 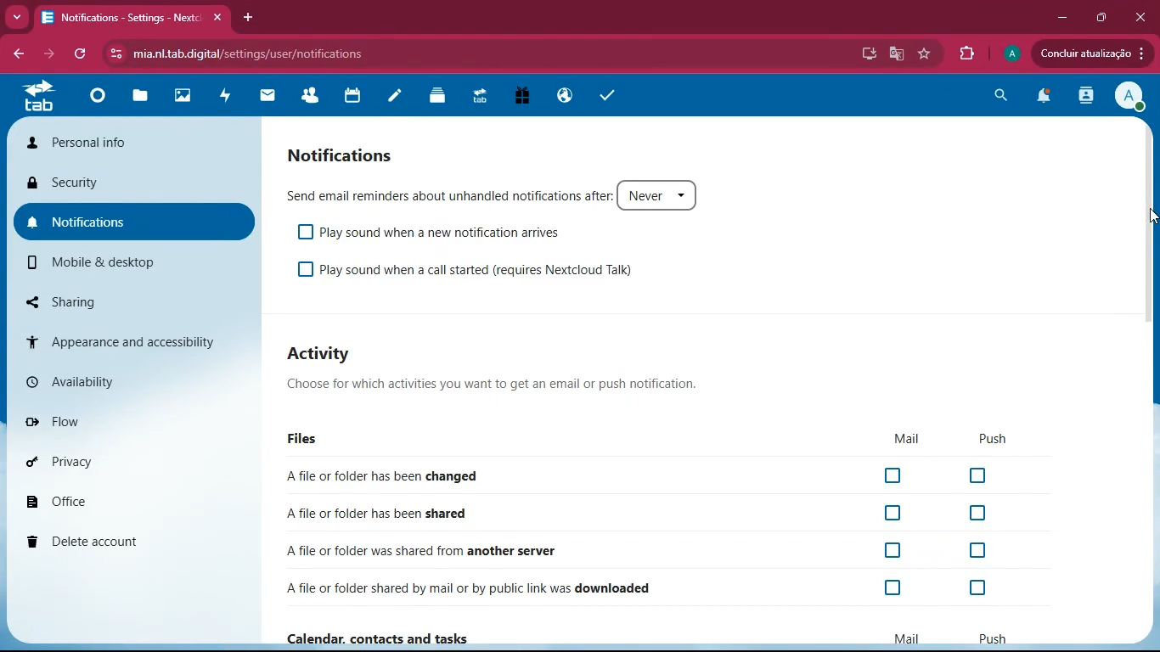 What do you see at coordinates (1130, 97) in the screenshot?
I see `View Profile` at bounding box center [1130, 97].